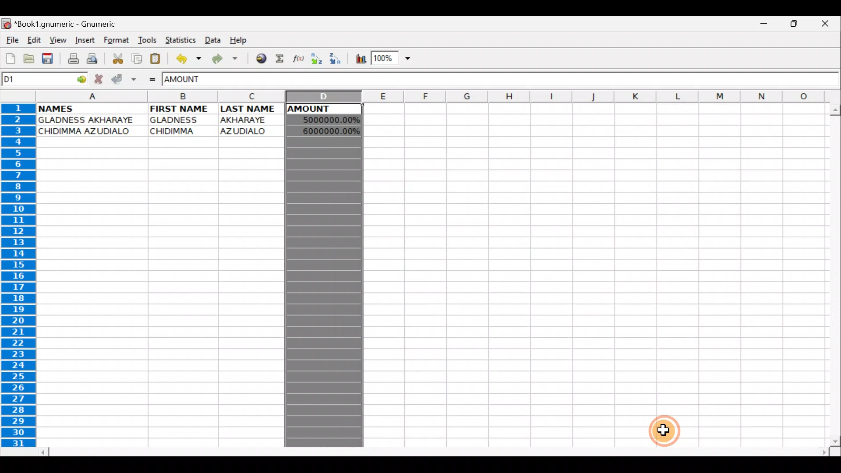  What do you see at coordinates (178, 131) in the screenshot?
I see `CHIDIMMA` at bounding box center [178, 131].